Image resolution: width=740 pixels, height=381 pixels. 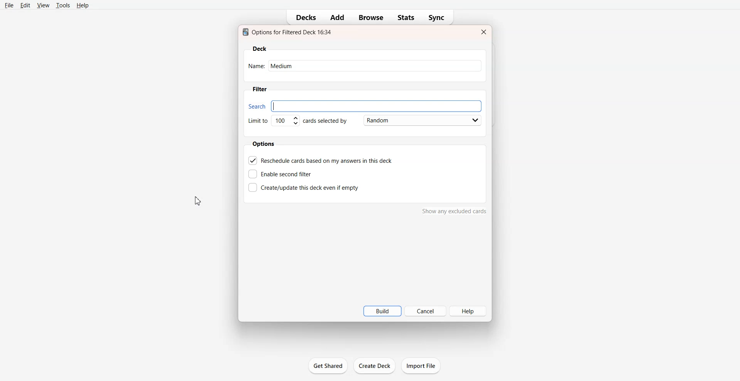 I want to click on Help, so click(x=83, y=5).